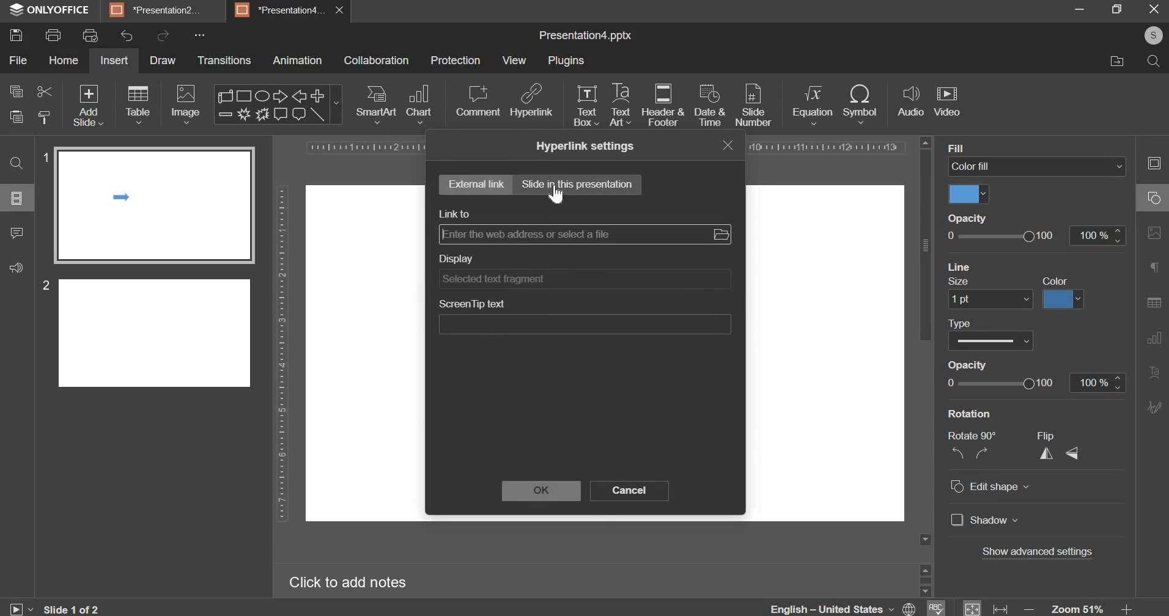 This screenshot has height=616, width=1169. I want to click on CO Show Date and, so click(997, 341).